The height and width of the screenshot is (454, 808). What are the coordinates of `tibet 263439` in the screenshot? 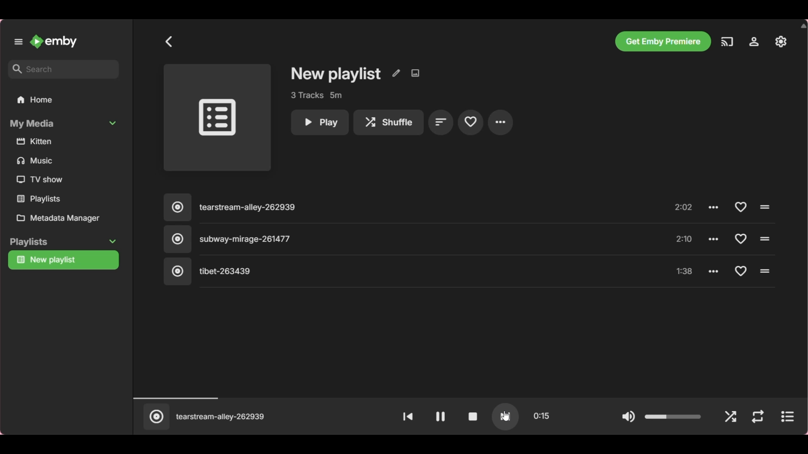 It's located at (209, 272).